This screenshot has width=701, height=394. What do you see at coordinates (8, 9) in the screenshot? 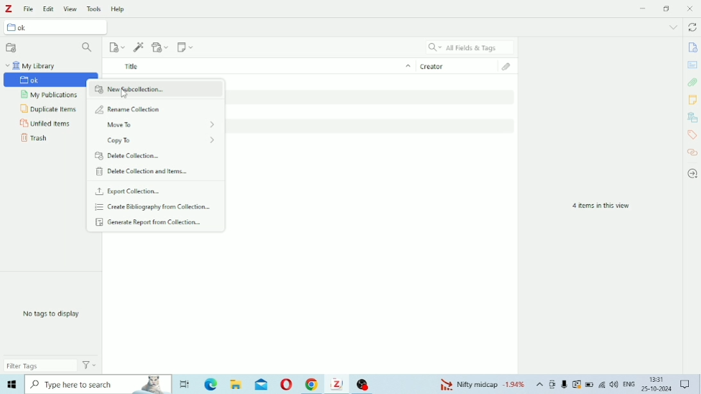
I see `Logo` at bounding box center [8, 9].